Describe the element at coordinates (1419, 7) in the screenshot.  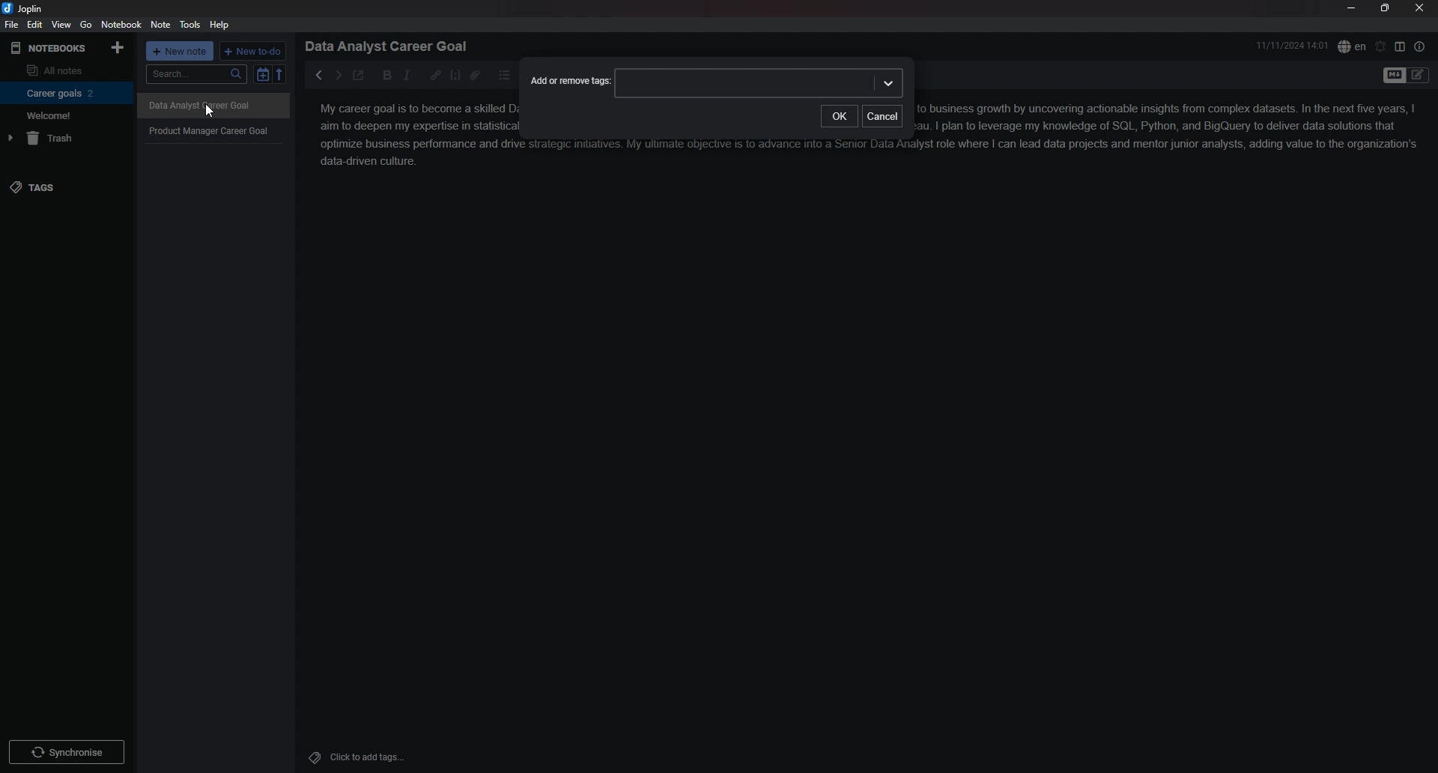
I see `close` at that location.